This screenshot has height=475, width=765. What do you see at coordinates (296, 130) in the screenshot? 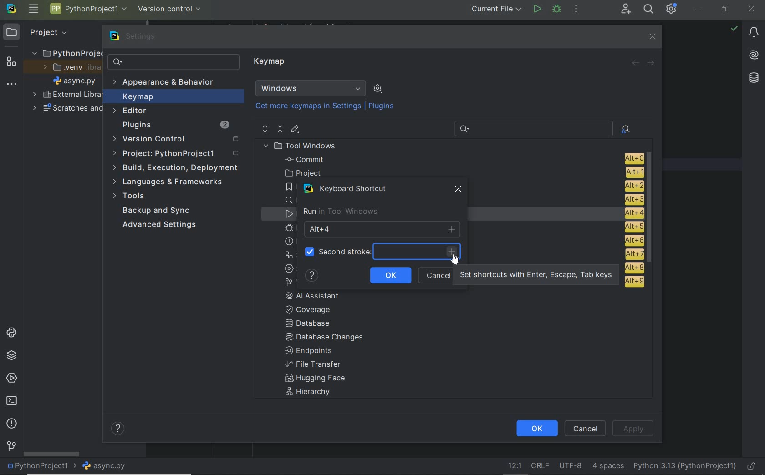
I see `editor shortcut` at bounding box center [296, 130].